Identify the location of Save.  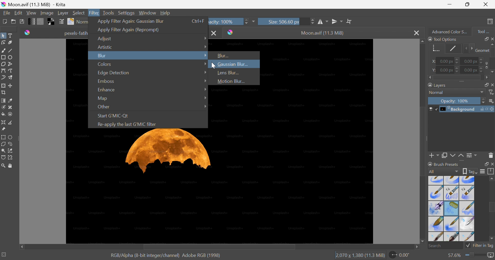
(22, 21).